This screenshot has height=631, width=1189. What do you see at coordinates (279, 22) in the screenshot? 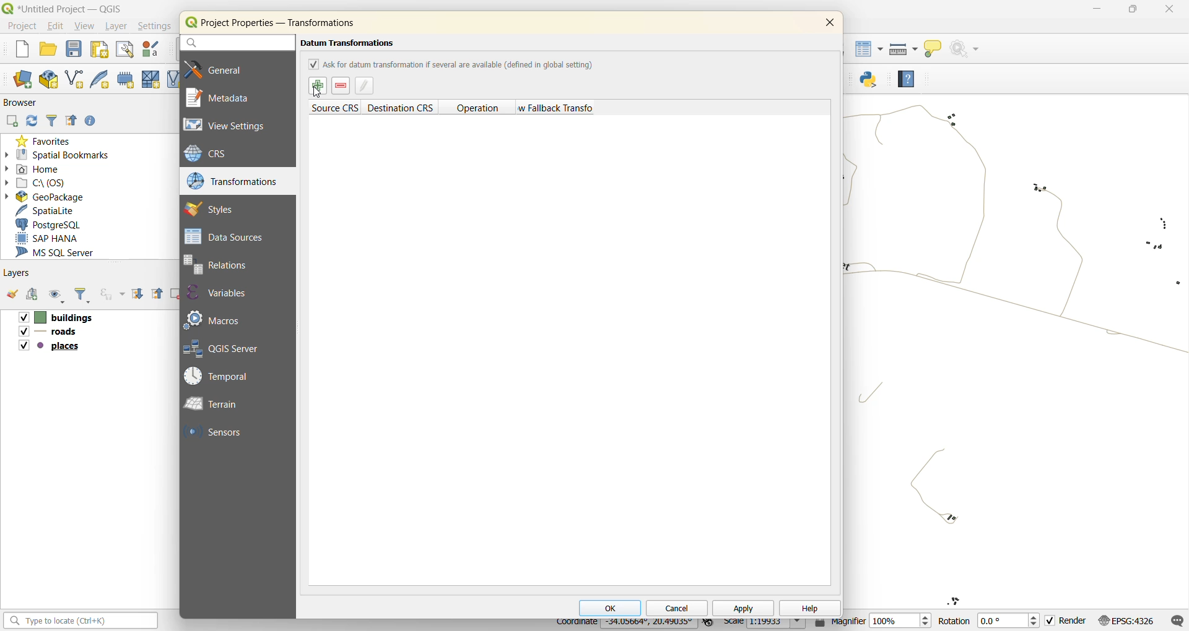
I see `Project Properties — Transformations` at bounding box center [279, 22].